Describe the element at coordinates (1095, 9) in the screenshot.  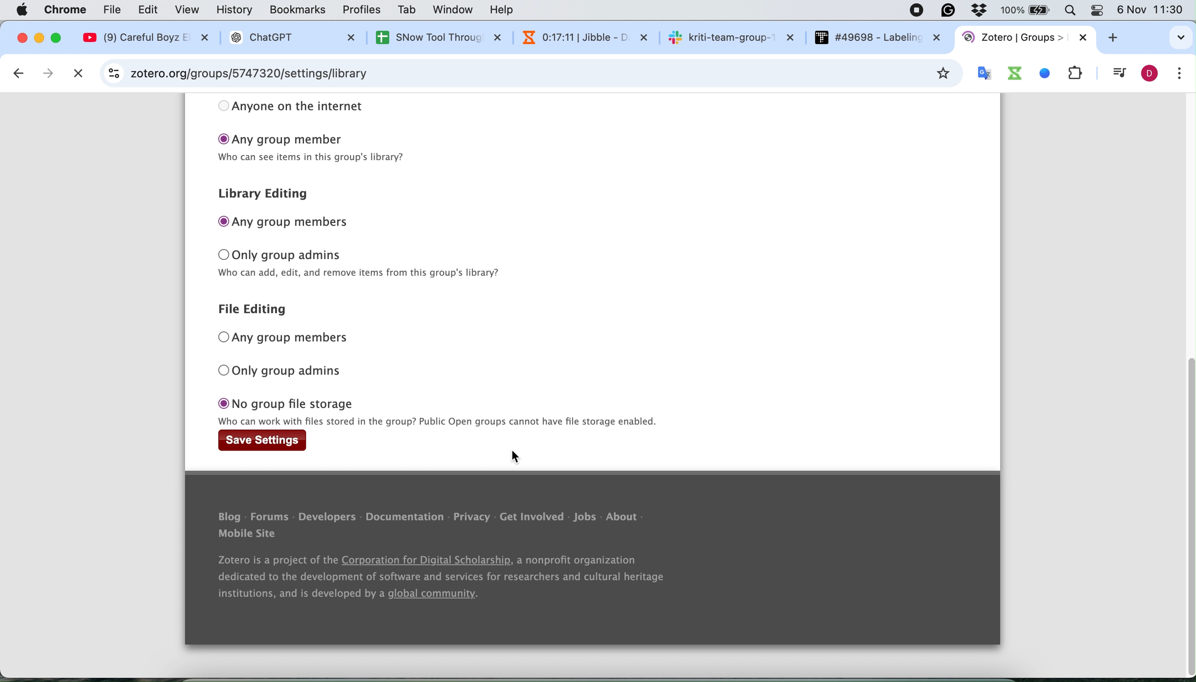
I see `Theme change` at that location.